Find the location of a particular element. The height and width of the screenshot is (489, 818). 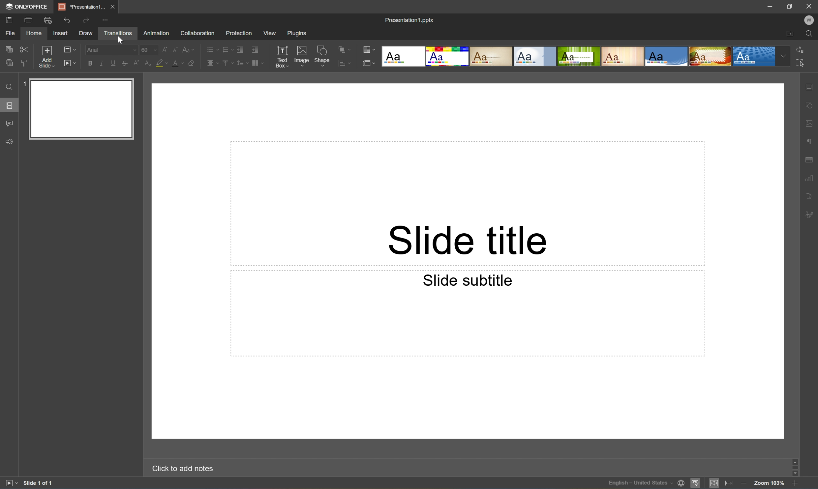

Add slide is located at coordinates (46, 56).